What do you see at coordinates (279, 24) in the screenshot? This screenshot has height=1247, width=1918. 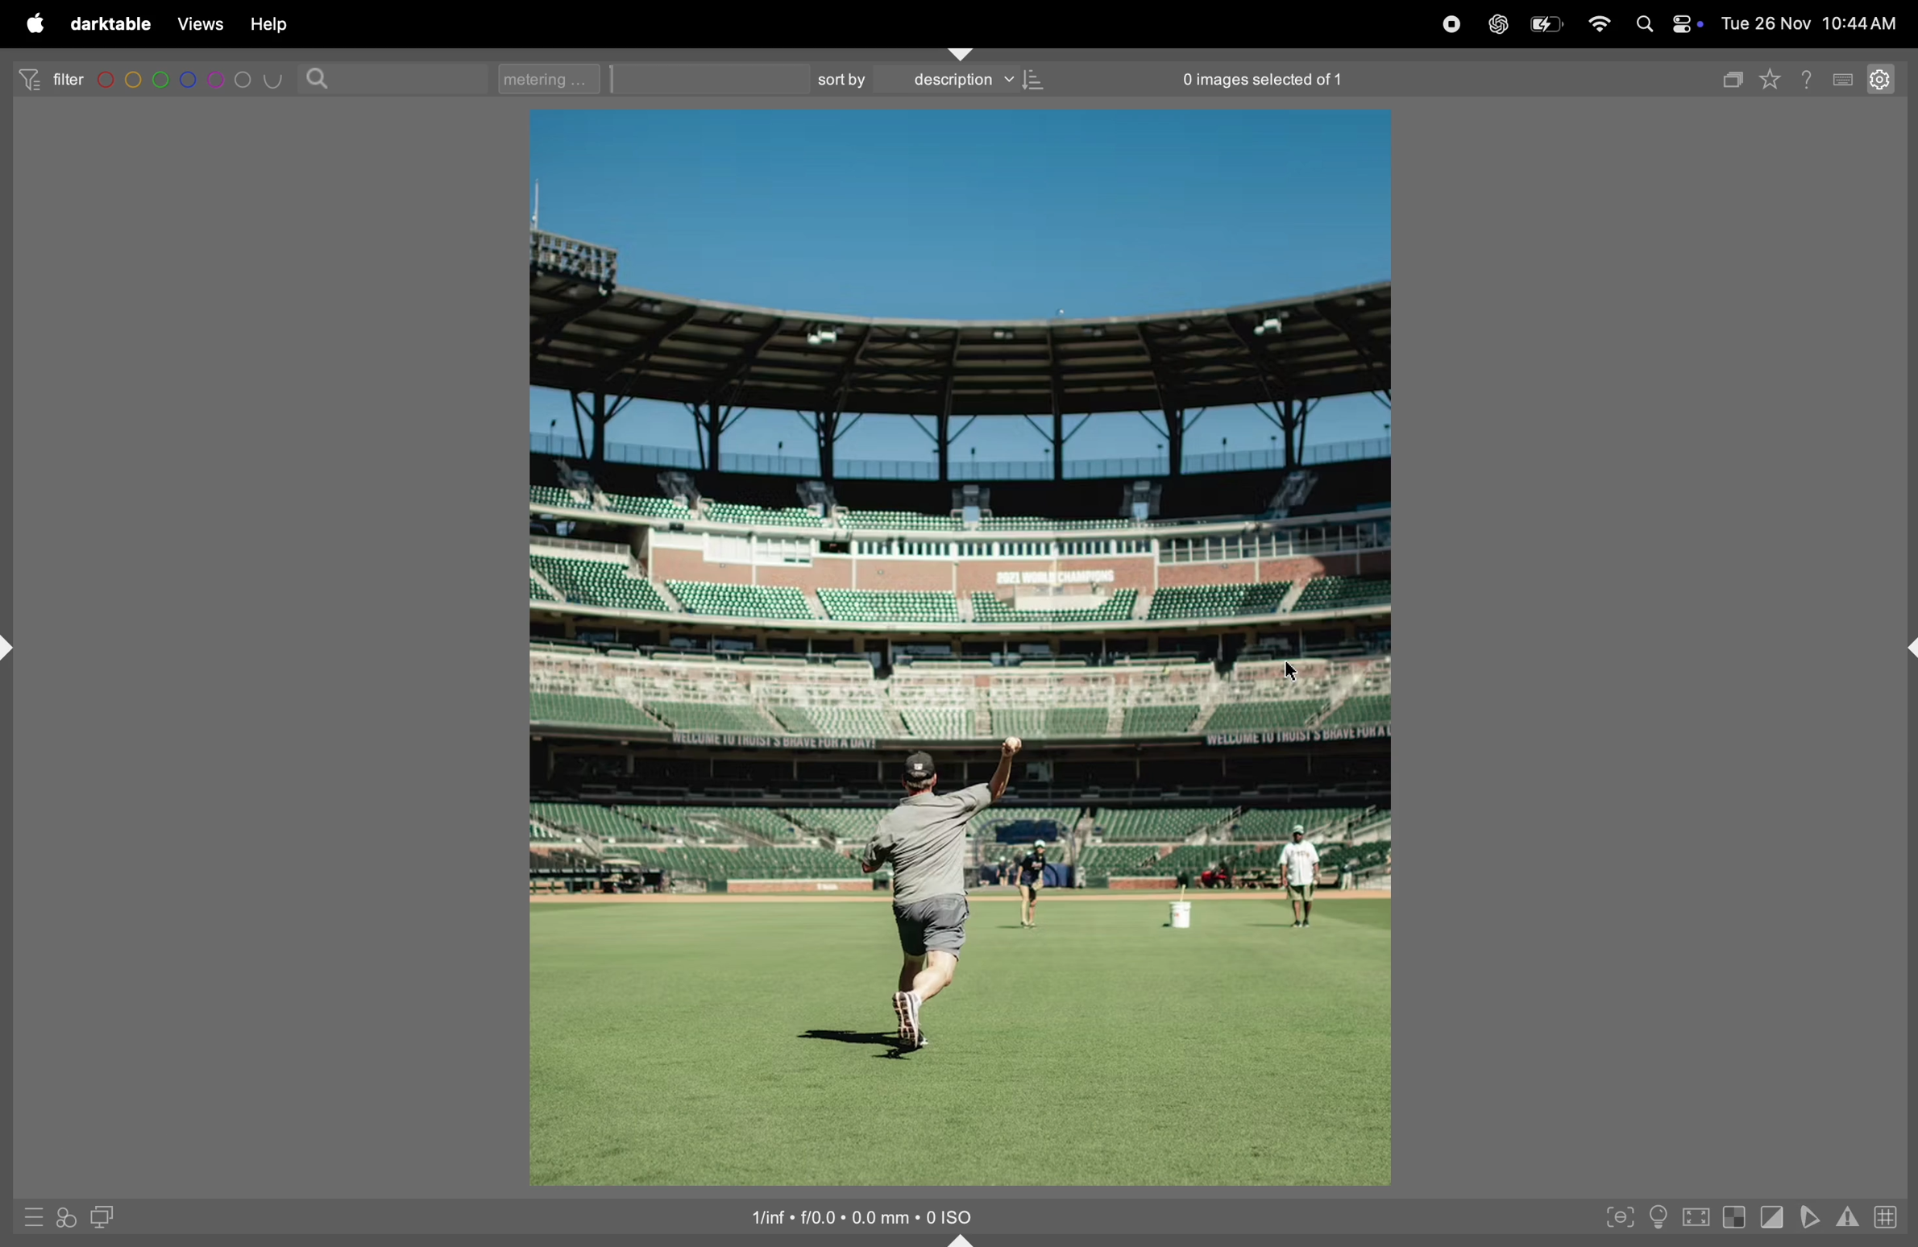 I see `help` at bounding box center [279, 24].